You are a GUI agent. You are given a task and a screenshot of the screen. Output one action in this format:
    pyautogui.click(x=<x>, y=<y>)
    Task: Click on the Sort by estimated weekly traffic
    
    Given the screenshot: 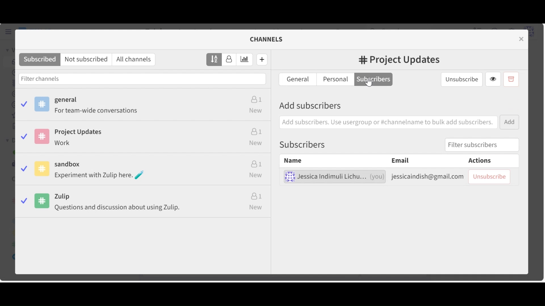 What is the action you would take?
    pyautogui.click(x=246, y=59)
    